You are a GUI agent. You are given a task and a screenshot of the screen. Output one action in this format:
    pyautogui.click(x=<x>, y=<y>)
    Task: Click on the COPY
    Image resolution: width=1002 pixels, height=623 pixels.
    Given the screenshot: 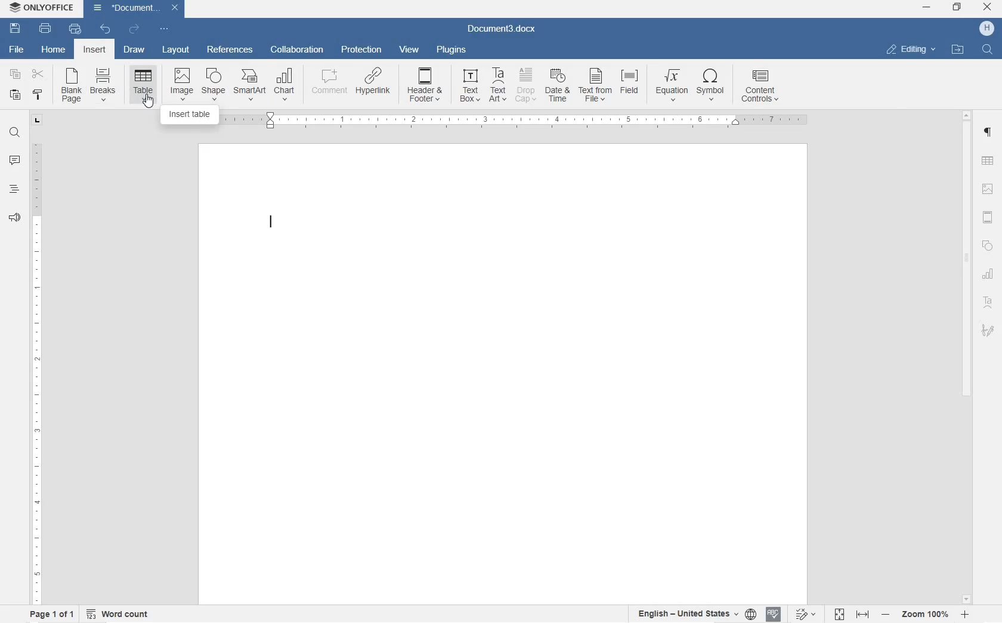 What is the action you would take?
    pyautogui.click(x=14, y=74)
    